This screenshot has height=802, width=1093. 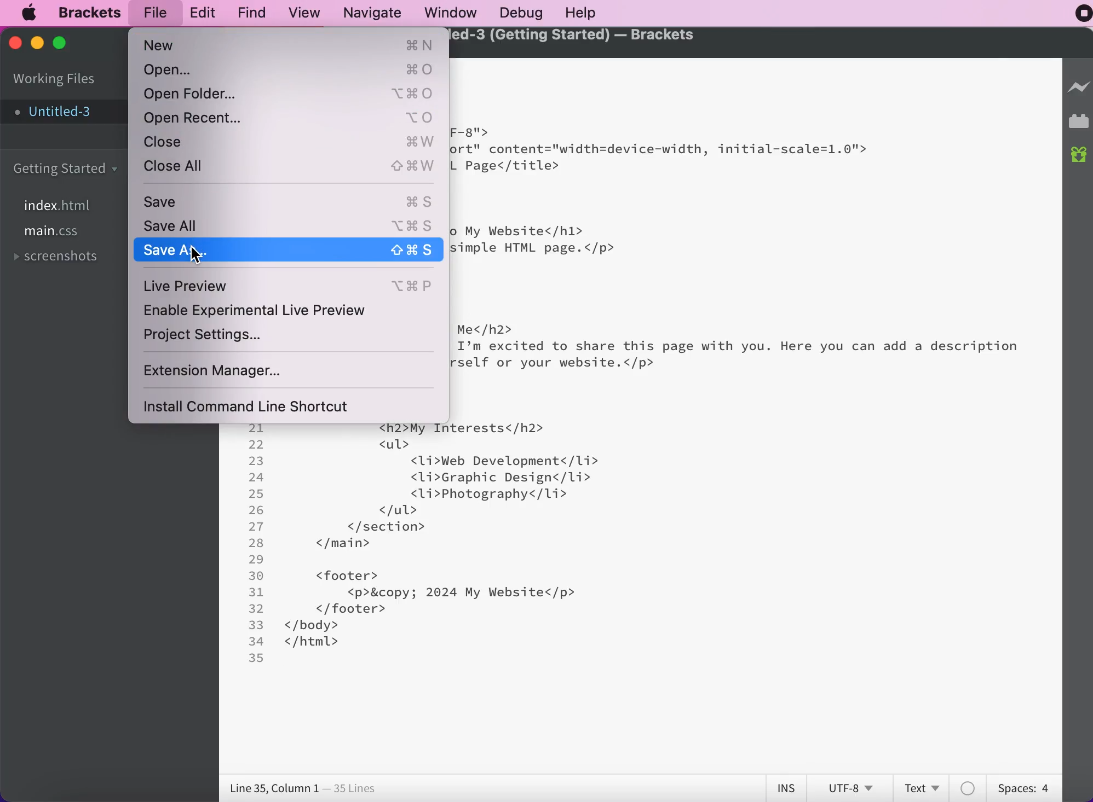 What do you see at coordinates (1077, 153) in the screenshot?
I see `new builds of bracket available` at bounding box center [1077, 153].